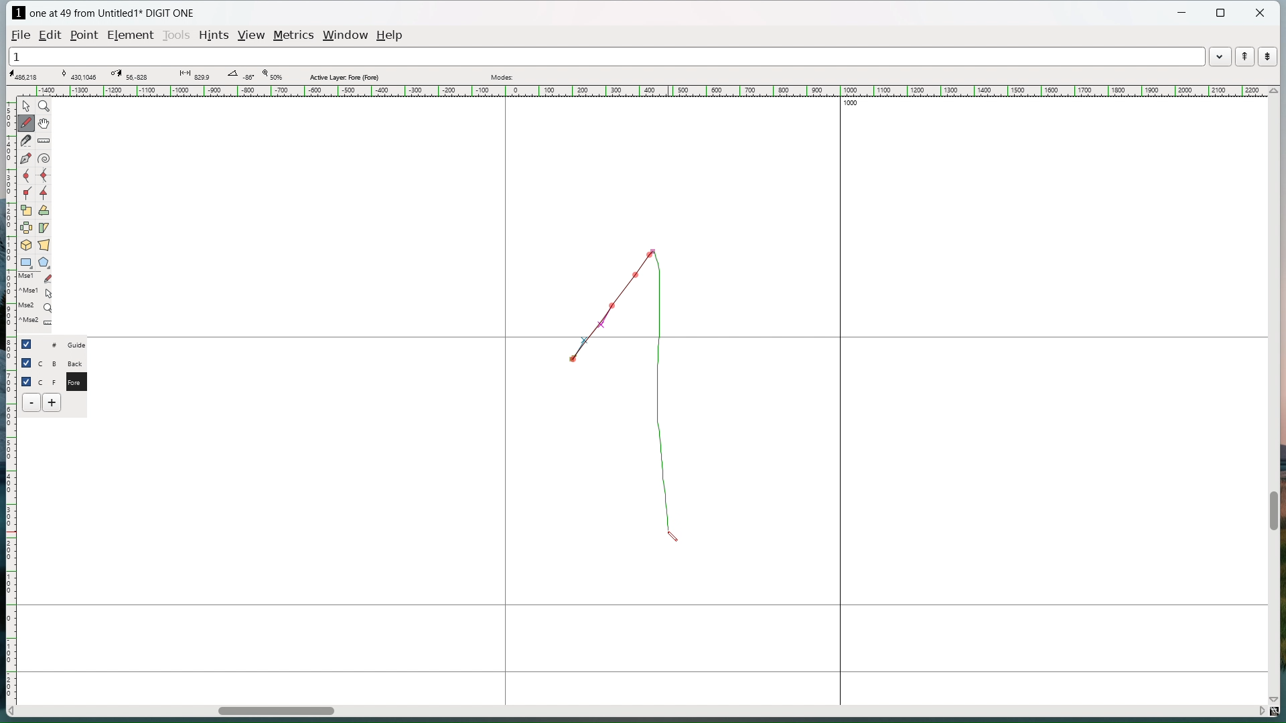  I want to click on show the next word in the word list, so click(1268, 57).